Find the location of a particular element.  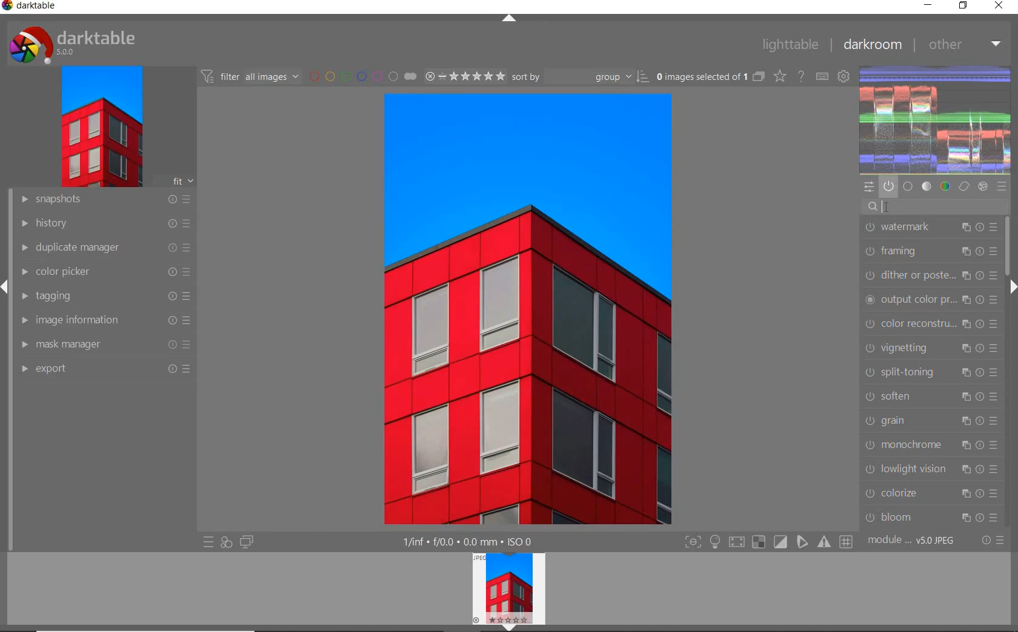

other is located at coordinates (965, 44).